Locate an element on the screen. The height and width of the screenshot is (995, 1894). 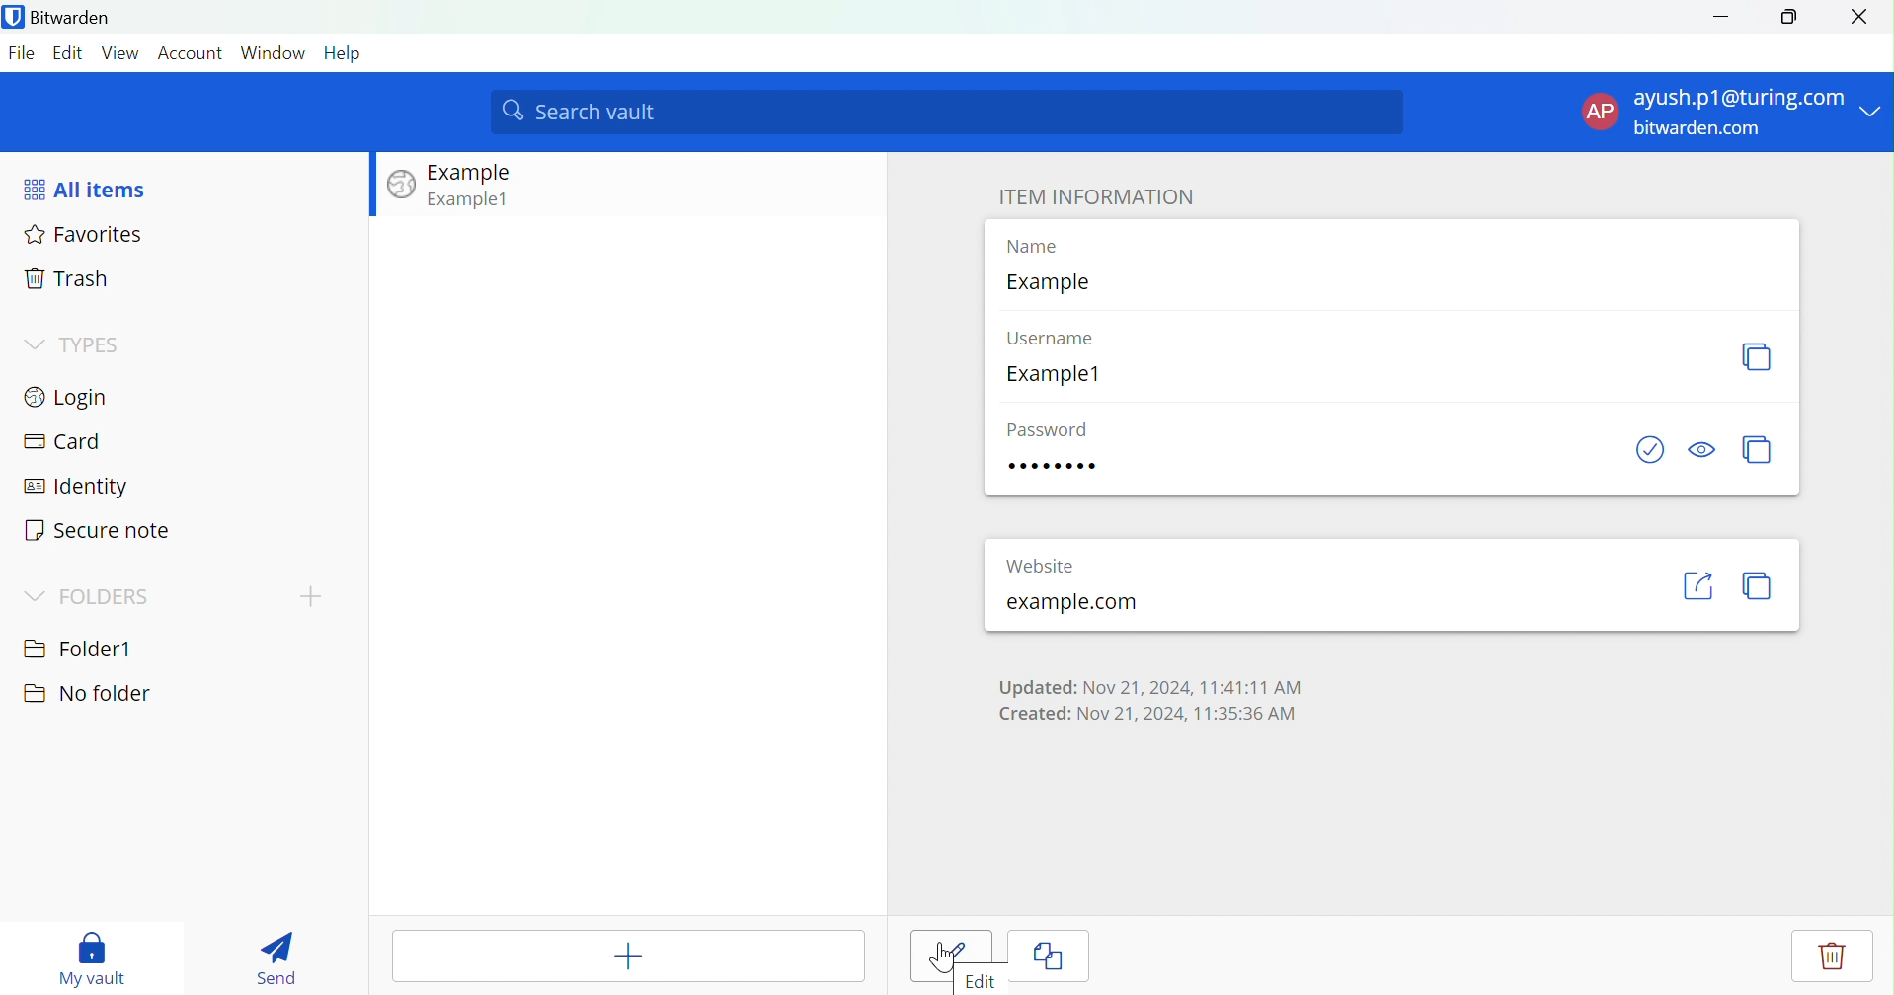
Example1 is located at coordinates (471, 198).